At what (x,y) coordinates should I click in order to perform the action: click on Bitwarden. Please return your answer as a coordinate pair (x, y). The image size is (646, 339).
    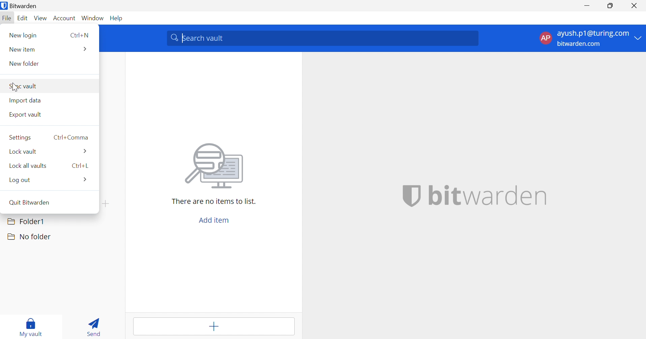
    Looking at the image, I should click on (21, 6).